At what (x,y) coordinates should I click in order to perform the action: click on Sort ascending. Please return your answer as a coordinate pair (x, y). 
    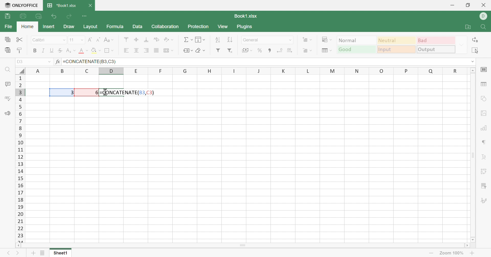
    Looking at the image, I should click on (218, 40).